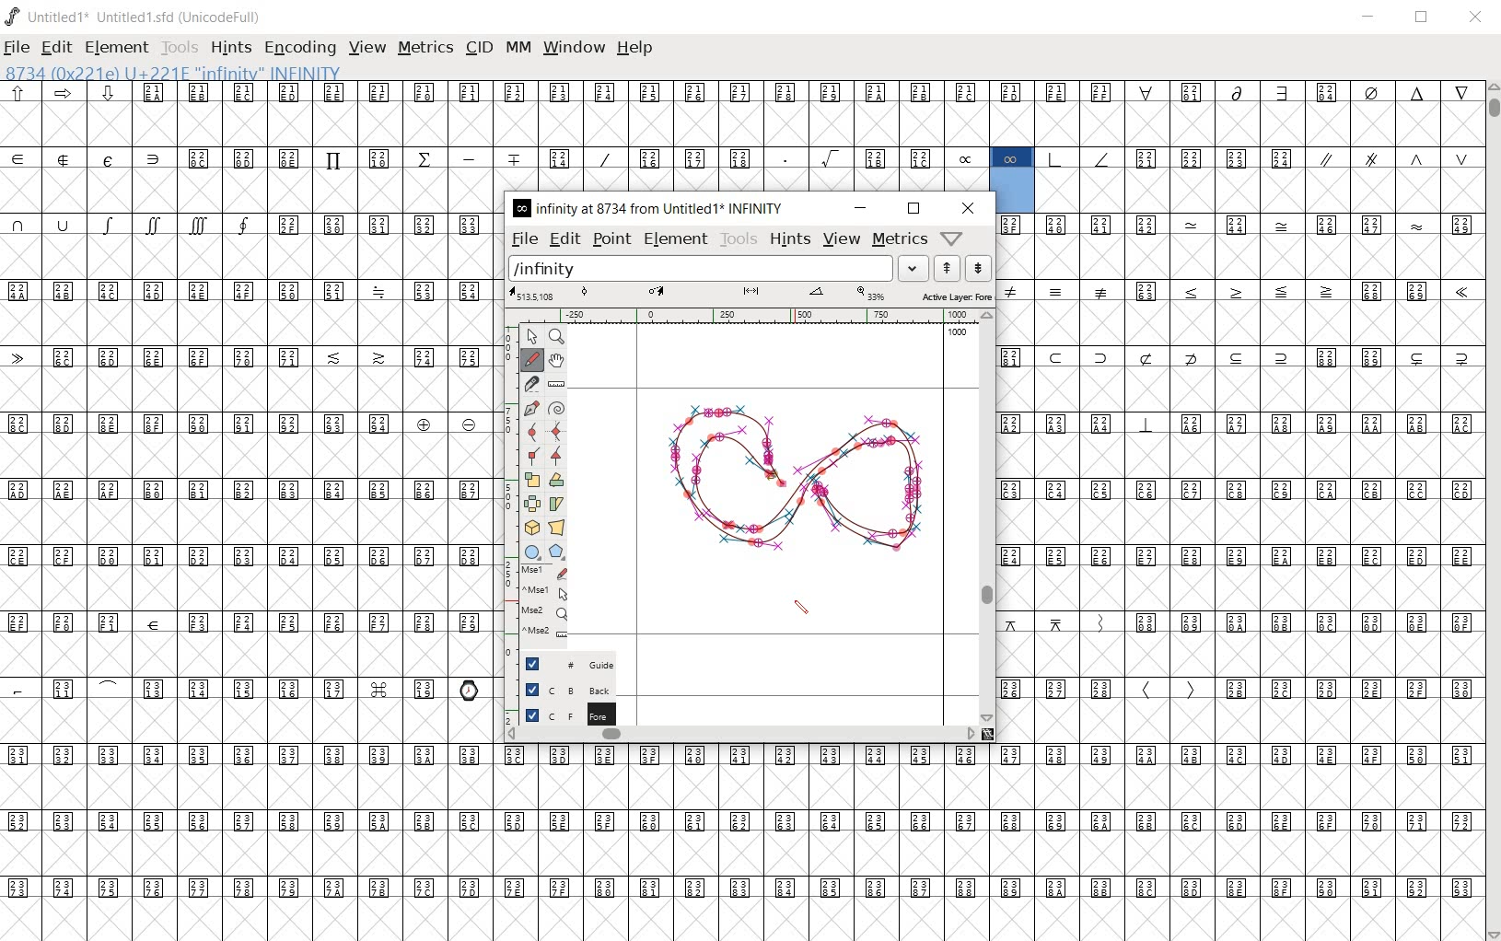  What do you see at coordinates (749, 919) in the screenshot?
I see `edited glyph` at bounding box center [749, 919].